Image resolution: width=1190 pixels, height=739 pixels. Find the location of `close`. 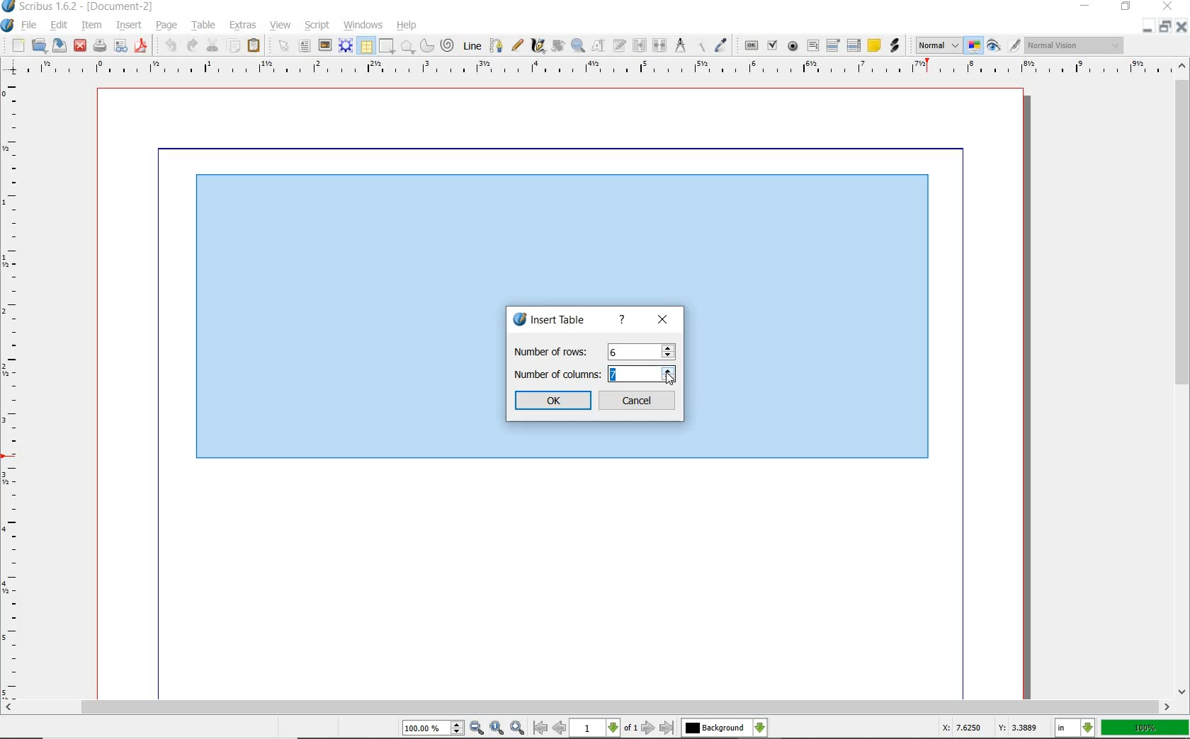

close is located at coordinates (663, 321).